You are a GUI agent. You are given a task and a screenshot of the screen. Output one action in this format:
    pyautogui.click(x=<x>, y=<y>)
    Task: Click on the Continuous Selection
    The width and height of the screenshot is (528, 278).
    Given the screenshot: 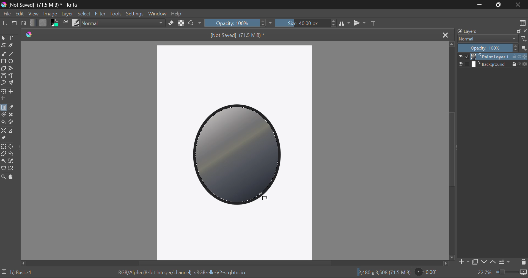 What is the action you would take?
    pyautogui.click(x=4, y=160)
    